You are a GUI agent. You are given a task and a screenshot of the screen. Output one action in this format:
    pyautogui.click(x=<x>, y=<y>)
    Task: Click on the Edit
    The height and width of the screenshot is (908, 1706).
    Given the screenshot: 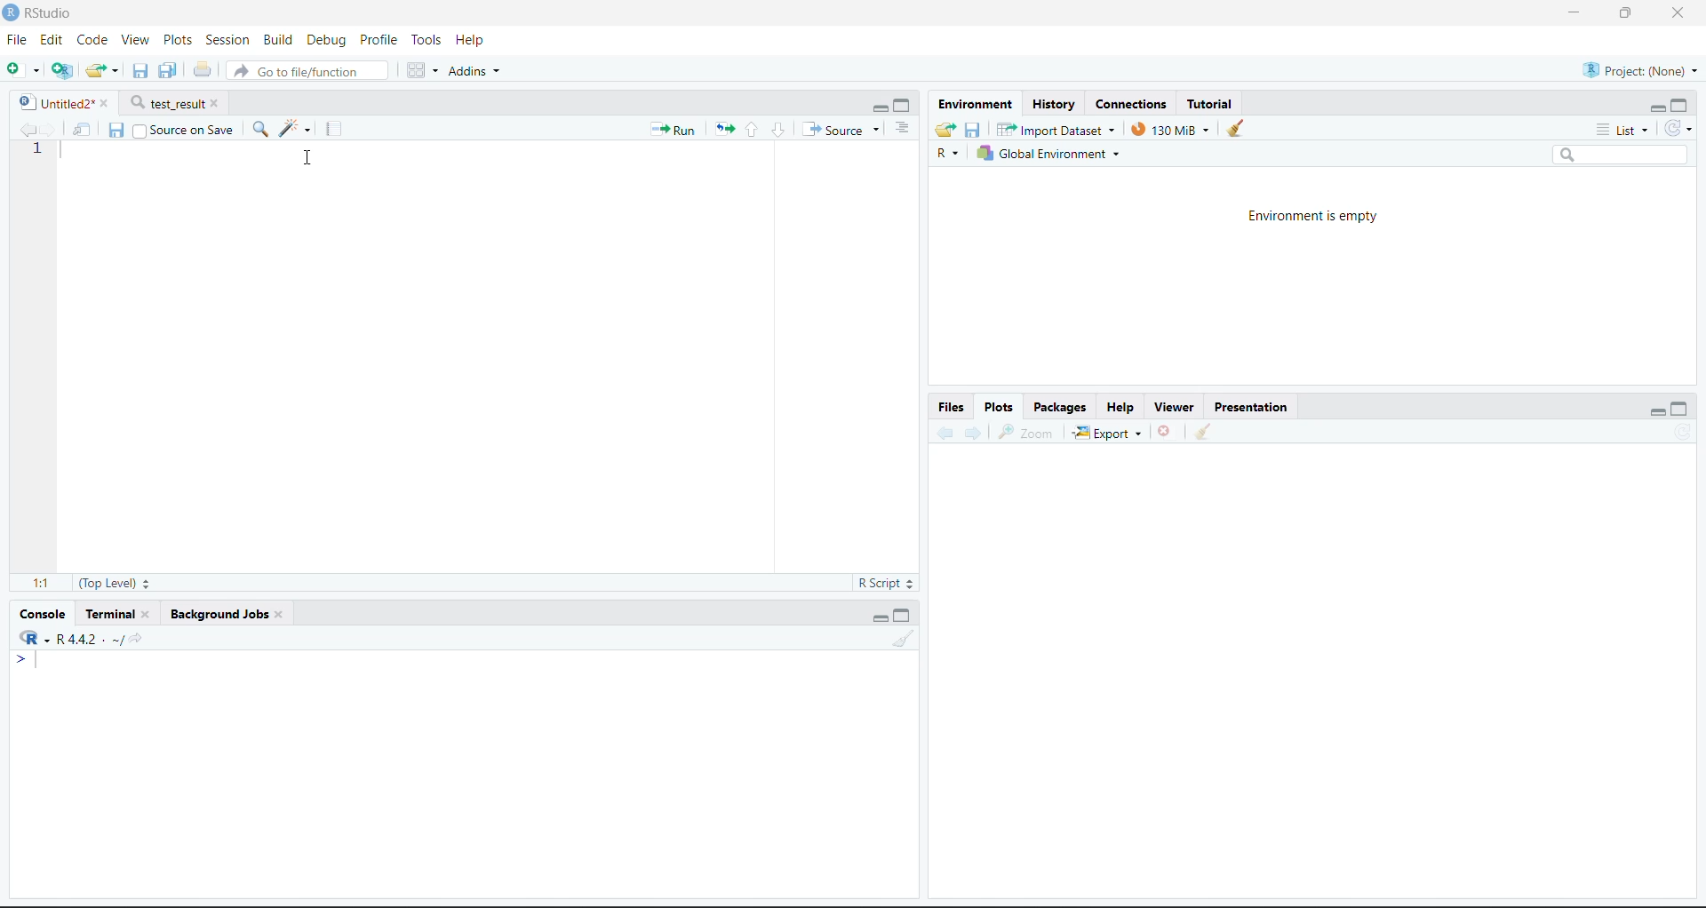 What is the action you would take?
    pyautogui.click(x=48, y=38)
    